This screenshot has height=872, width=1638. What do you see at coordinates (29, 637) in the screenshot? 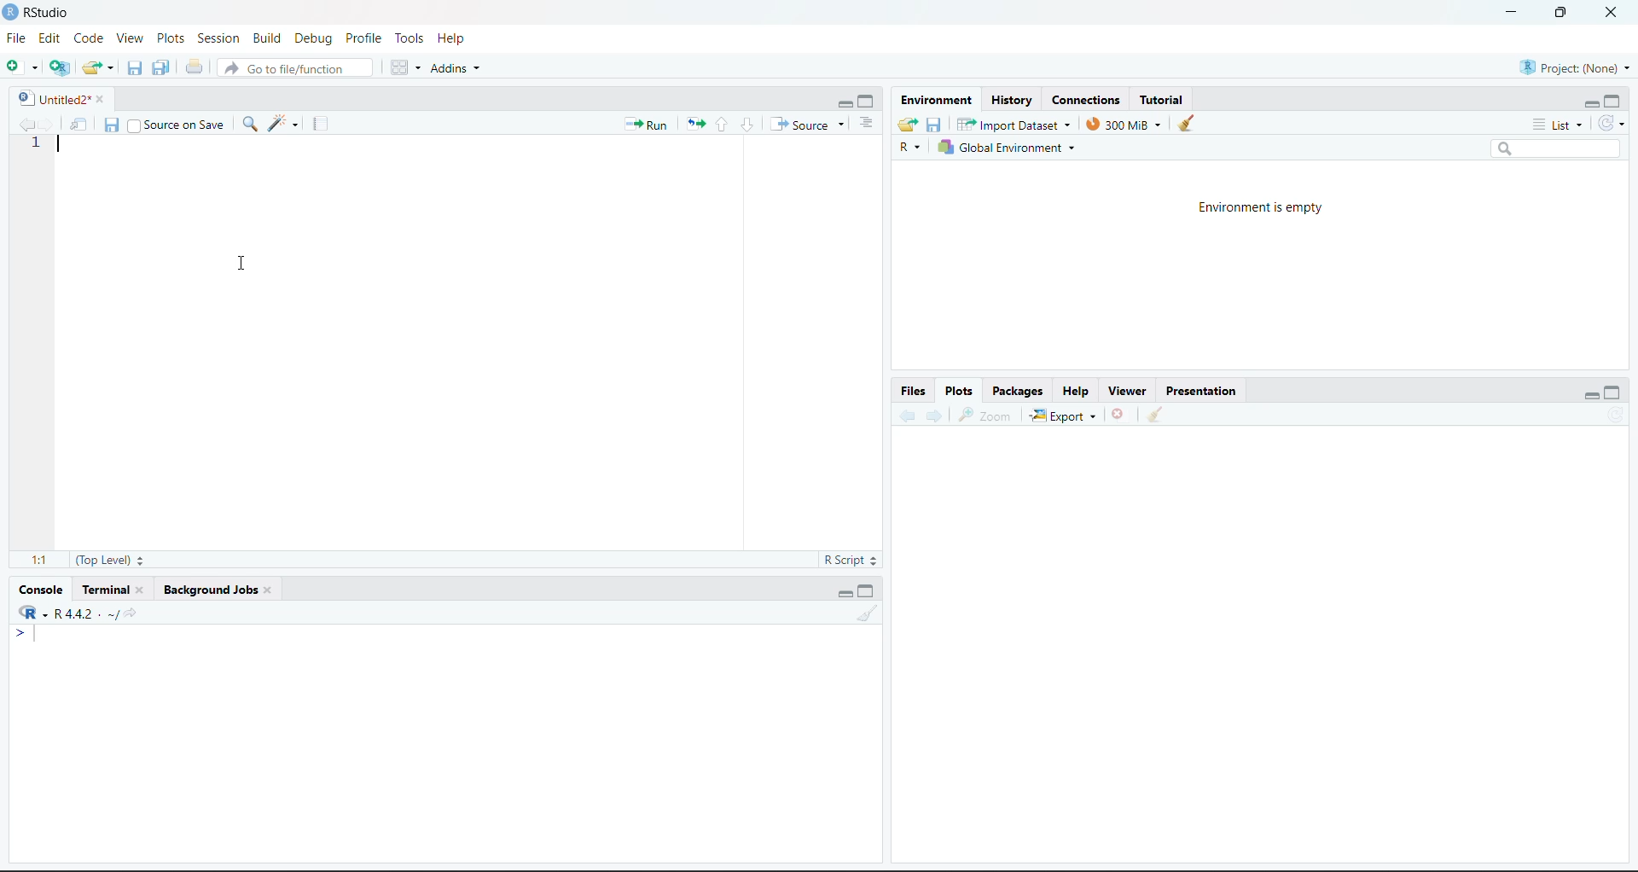
I see `typing cursor` at bounding box center [29, 637].